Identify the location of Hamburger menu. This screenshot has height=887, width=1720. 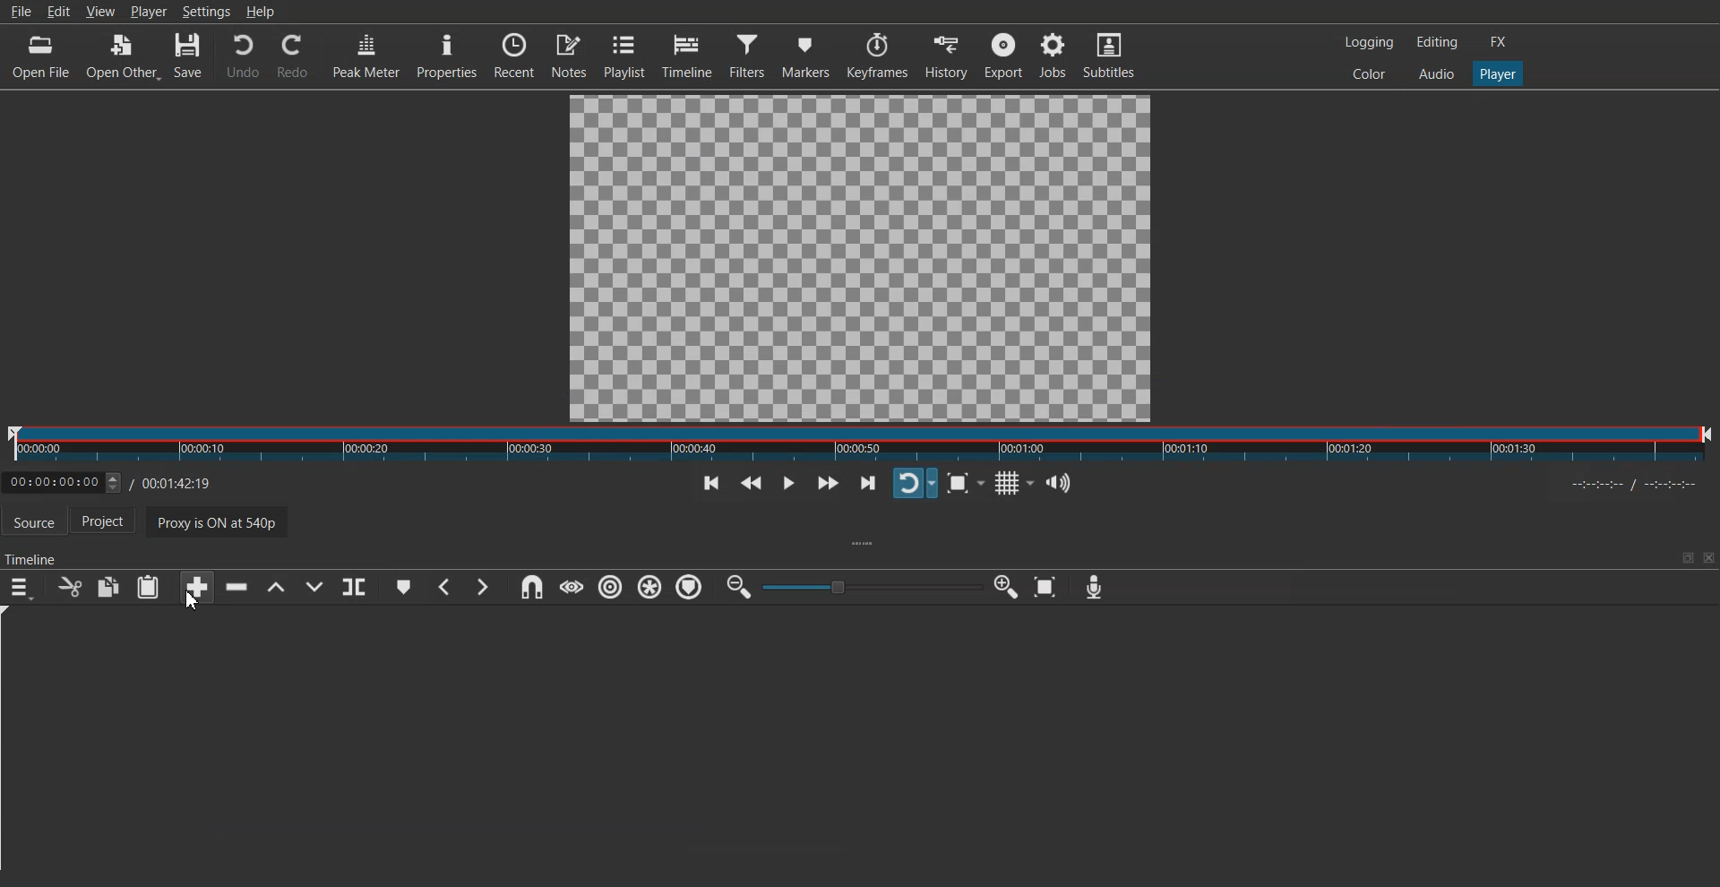
(20, 588).